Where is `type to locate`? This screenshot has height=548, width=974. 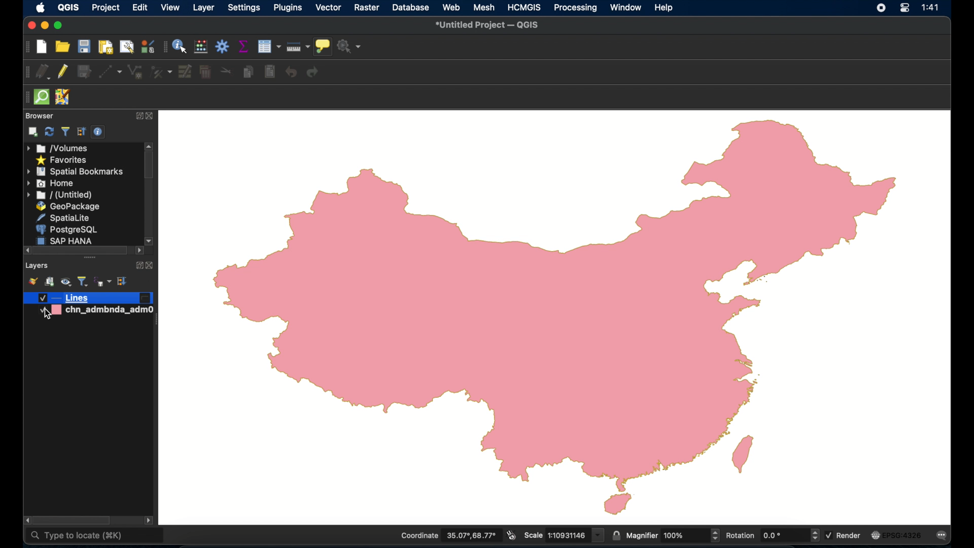
type to locate is located at coordinates (76, 537).